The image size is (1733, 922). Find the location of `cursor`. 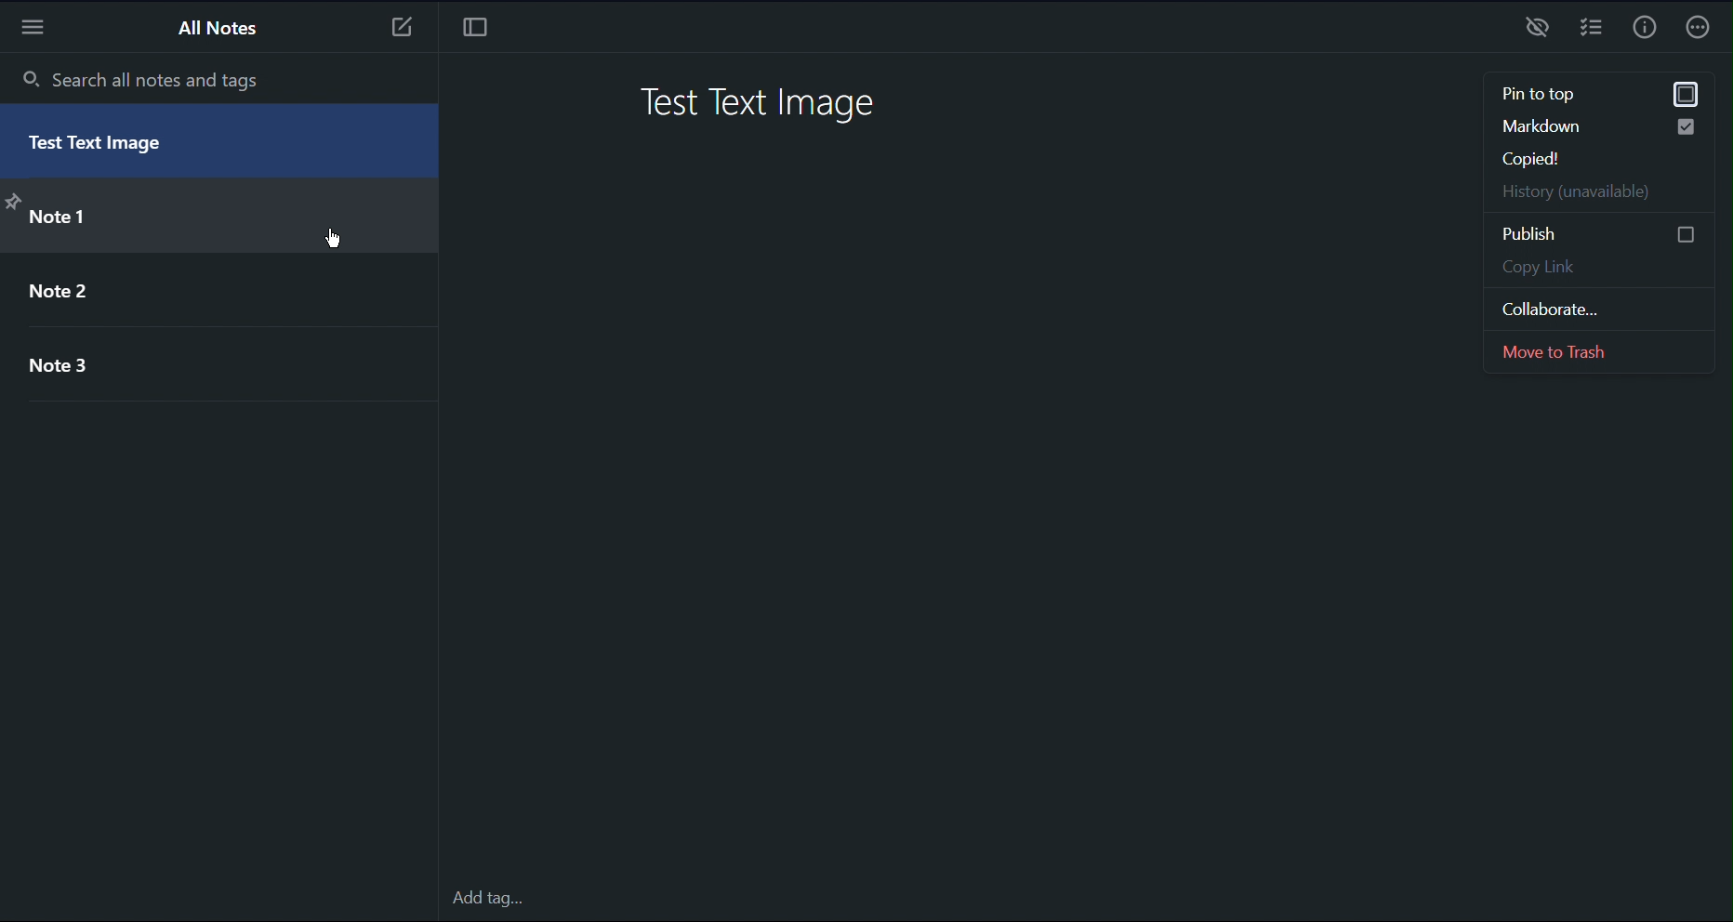

cursor is located at coordinates (338, 236).